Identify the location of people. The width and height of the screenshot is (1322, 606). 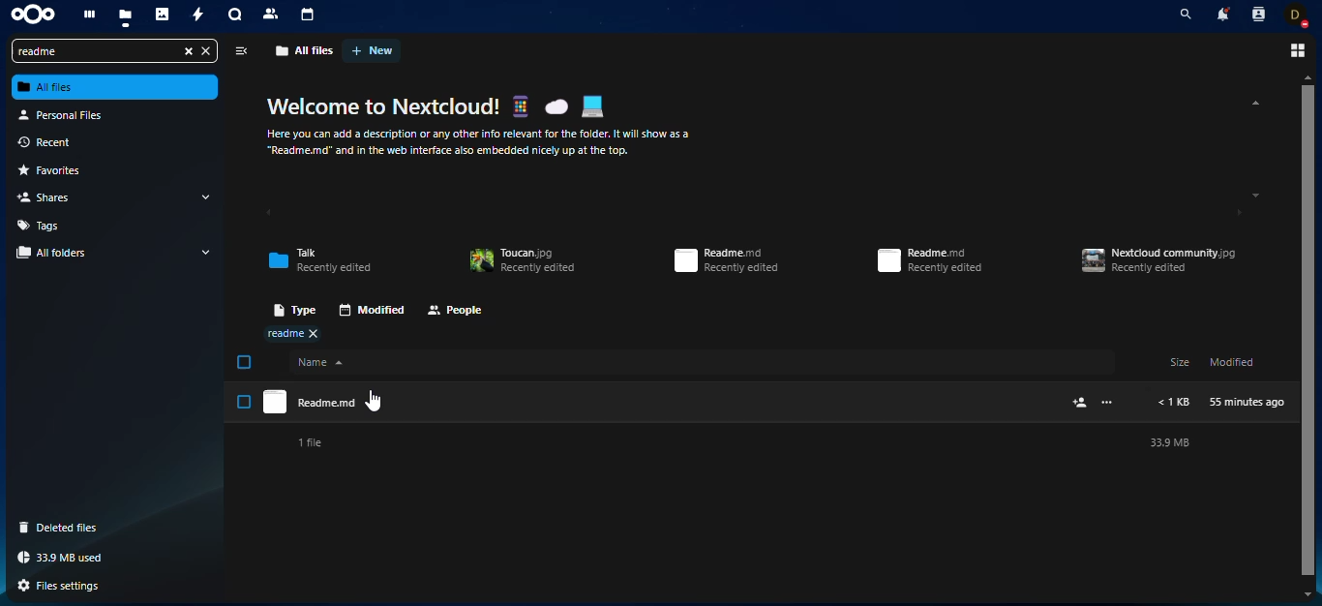
(456, 312).